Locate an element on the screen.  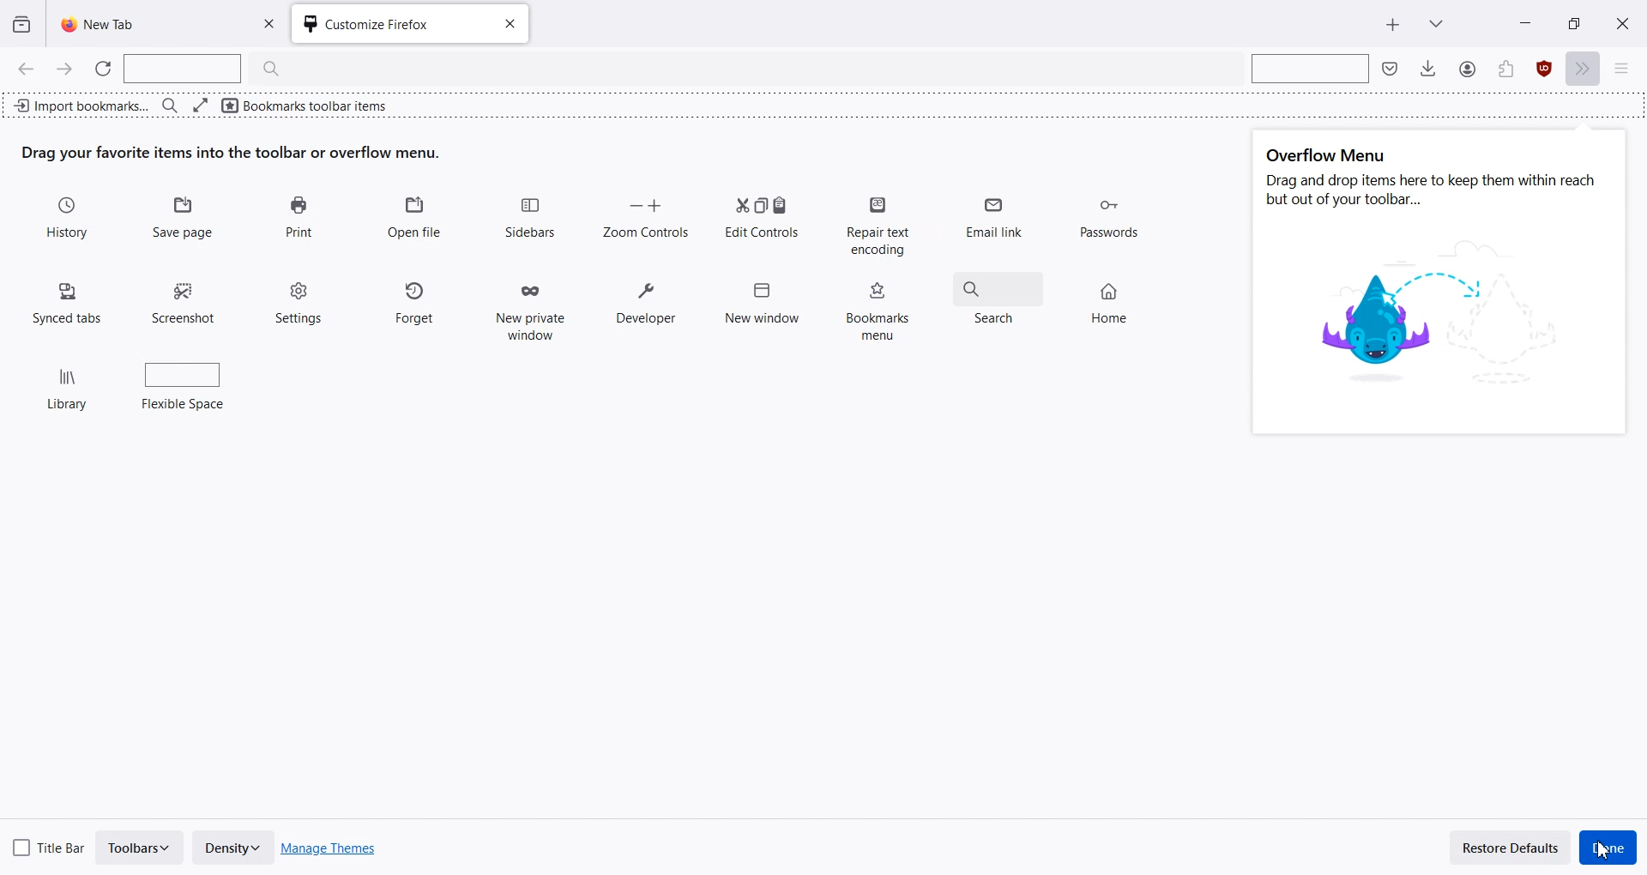
Density is located at coordinates (232, 848).